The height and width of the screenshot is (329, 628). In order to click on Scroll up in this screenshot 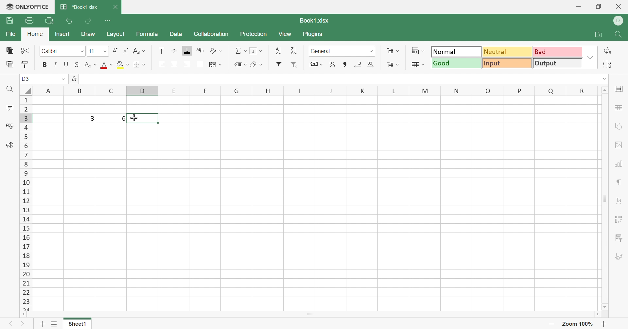, I will do `click(606, 89)`.